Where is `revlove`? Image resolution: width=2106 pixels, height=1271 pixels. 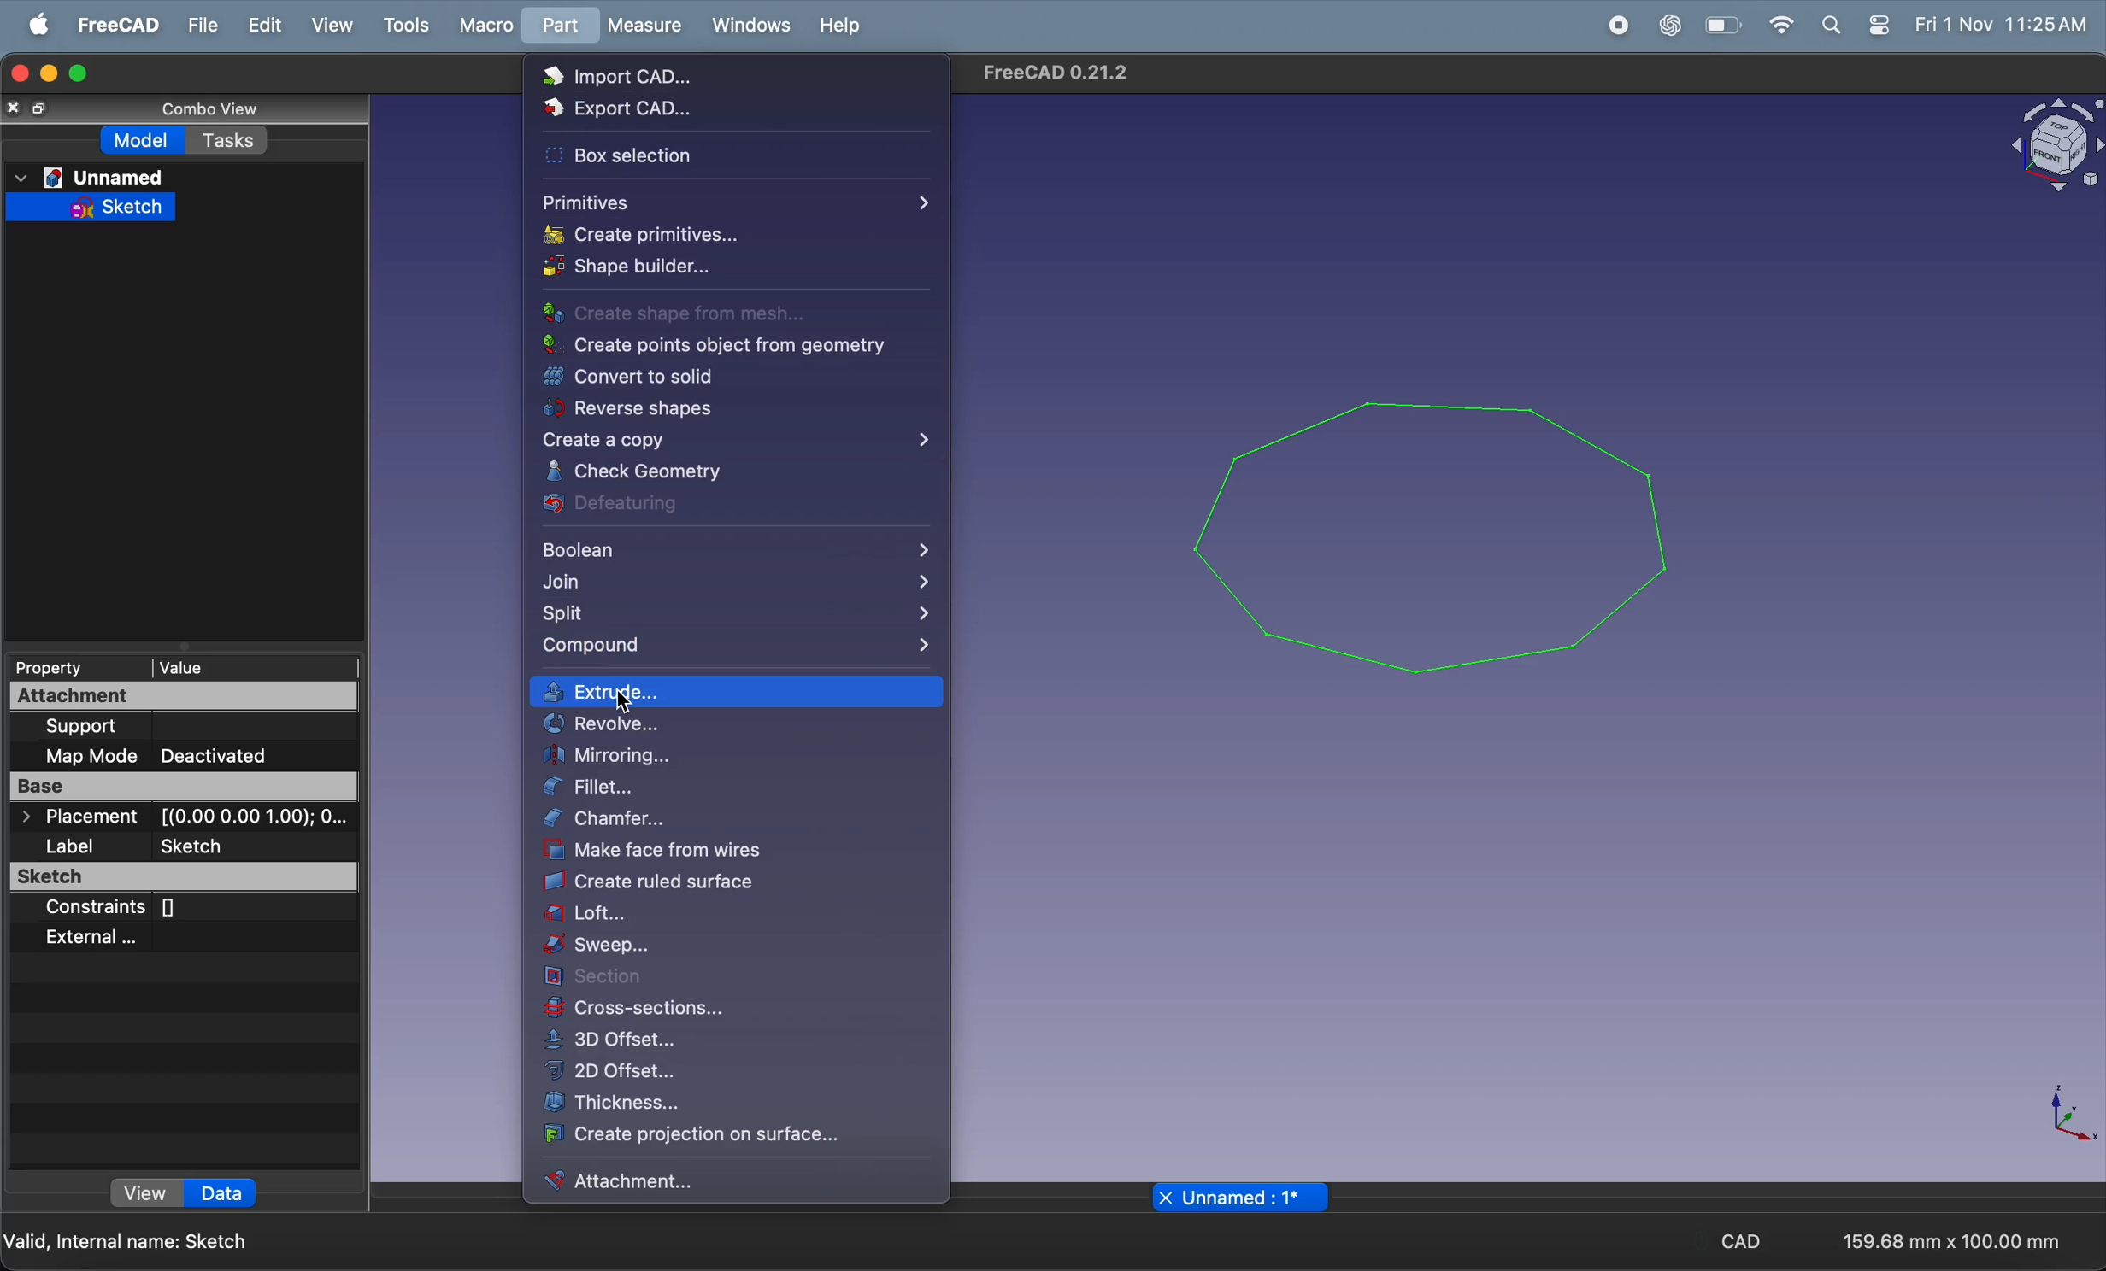
revlove is located at coordinates (743, 726).